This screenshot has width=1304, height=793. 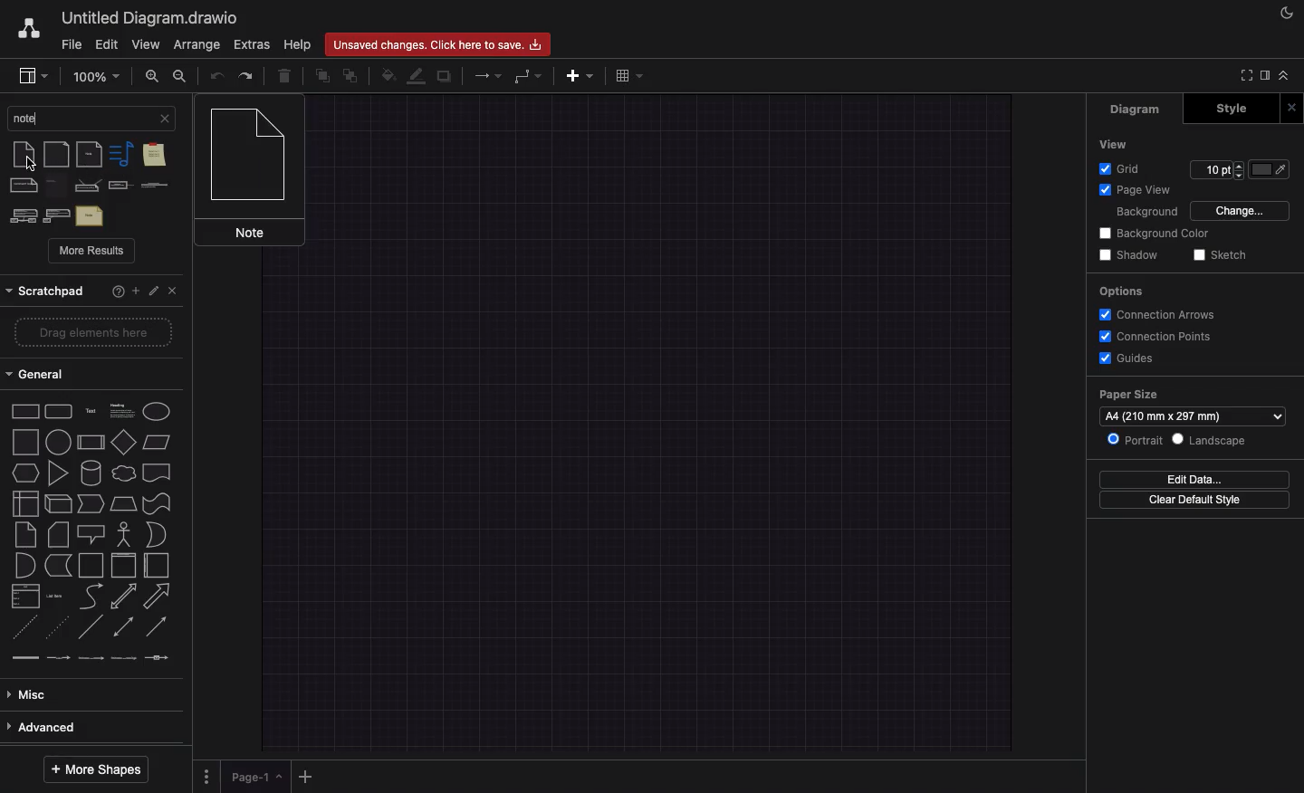 What do you see at coordinates (91, 597) in the screenshot?
I see `curve` at bounding box center [91, 597].